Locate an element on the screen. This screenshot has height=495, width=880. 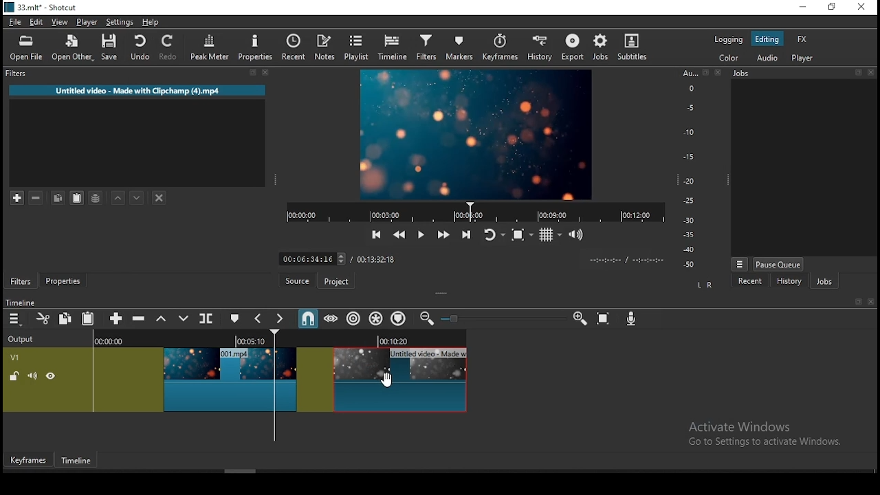
toggle player looping is located at coordinates (492, 236).